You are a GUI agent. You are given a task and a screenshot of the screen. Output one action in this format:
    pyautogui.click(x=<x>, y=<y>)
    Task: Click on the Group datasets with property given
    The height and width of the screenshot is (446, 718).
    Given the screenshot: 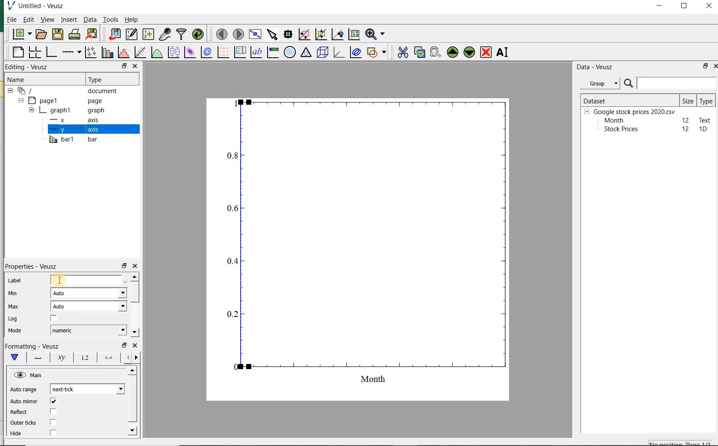 What is the action you would take?
    pyautogui.click(x=597, y=83)
    